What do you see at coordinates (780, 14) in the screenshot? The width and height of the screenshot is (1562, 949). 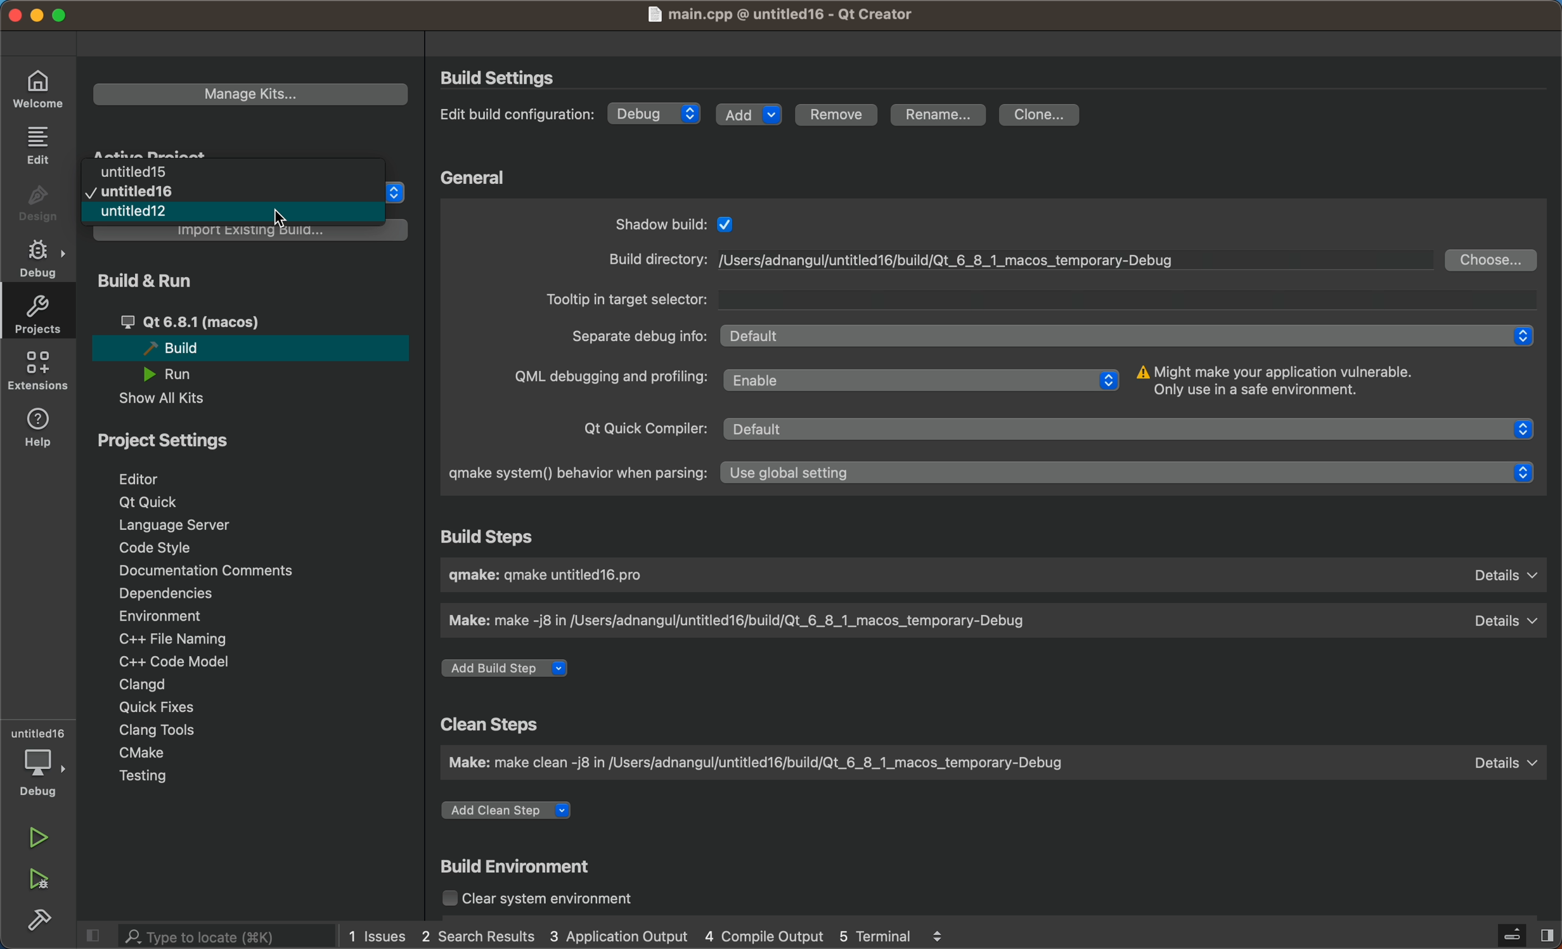 I see `main .cpp` at bounding box center [780, 14].